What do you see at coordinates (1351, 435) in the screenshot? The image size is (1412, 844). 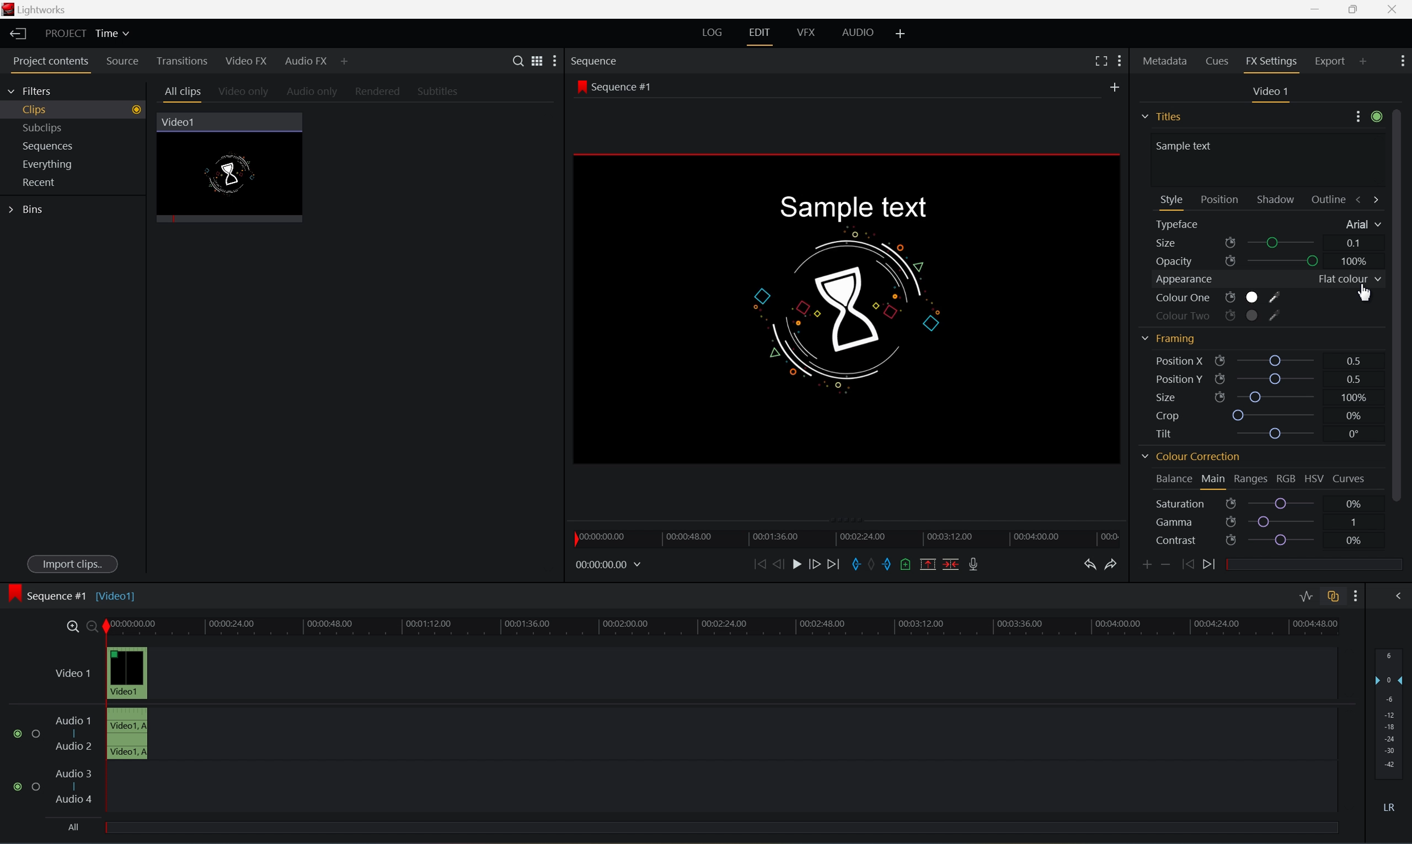 I see `0°` at bounding box center [1351, 435].